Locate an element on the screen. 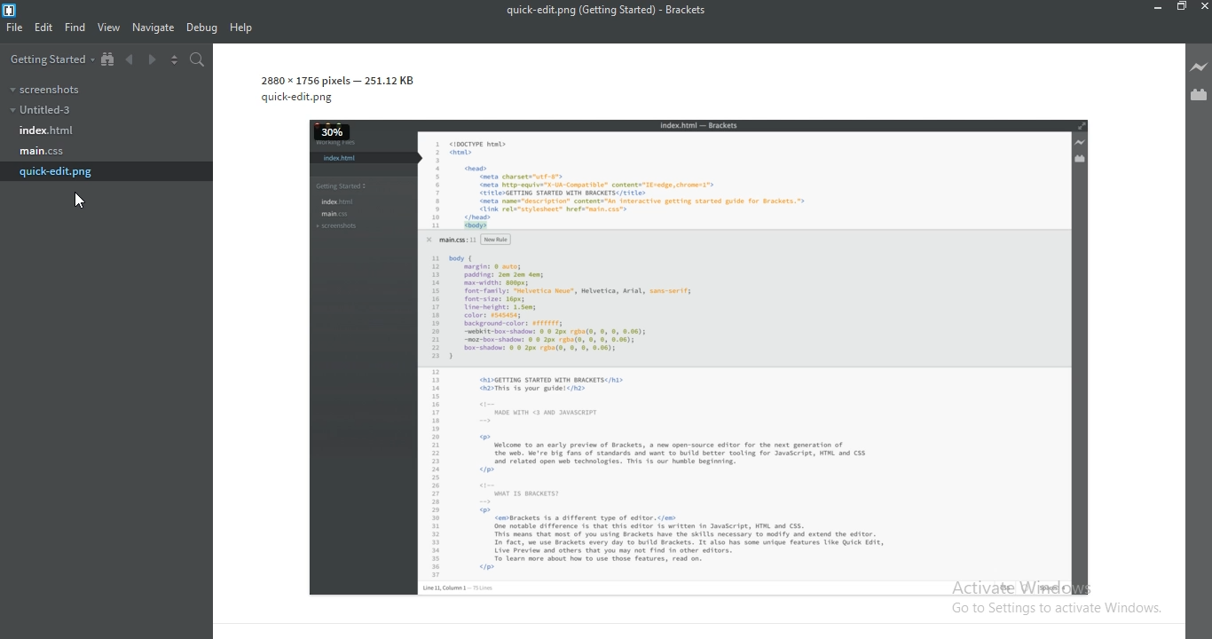 This screenshot has width=1212, height=639. quick -edit.pnggetting started - Brackets is located at coordinates (611, 10).